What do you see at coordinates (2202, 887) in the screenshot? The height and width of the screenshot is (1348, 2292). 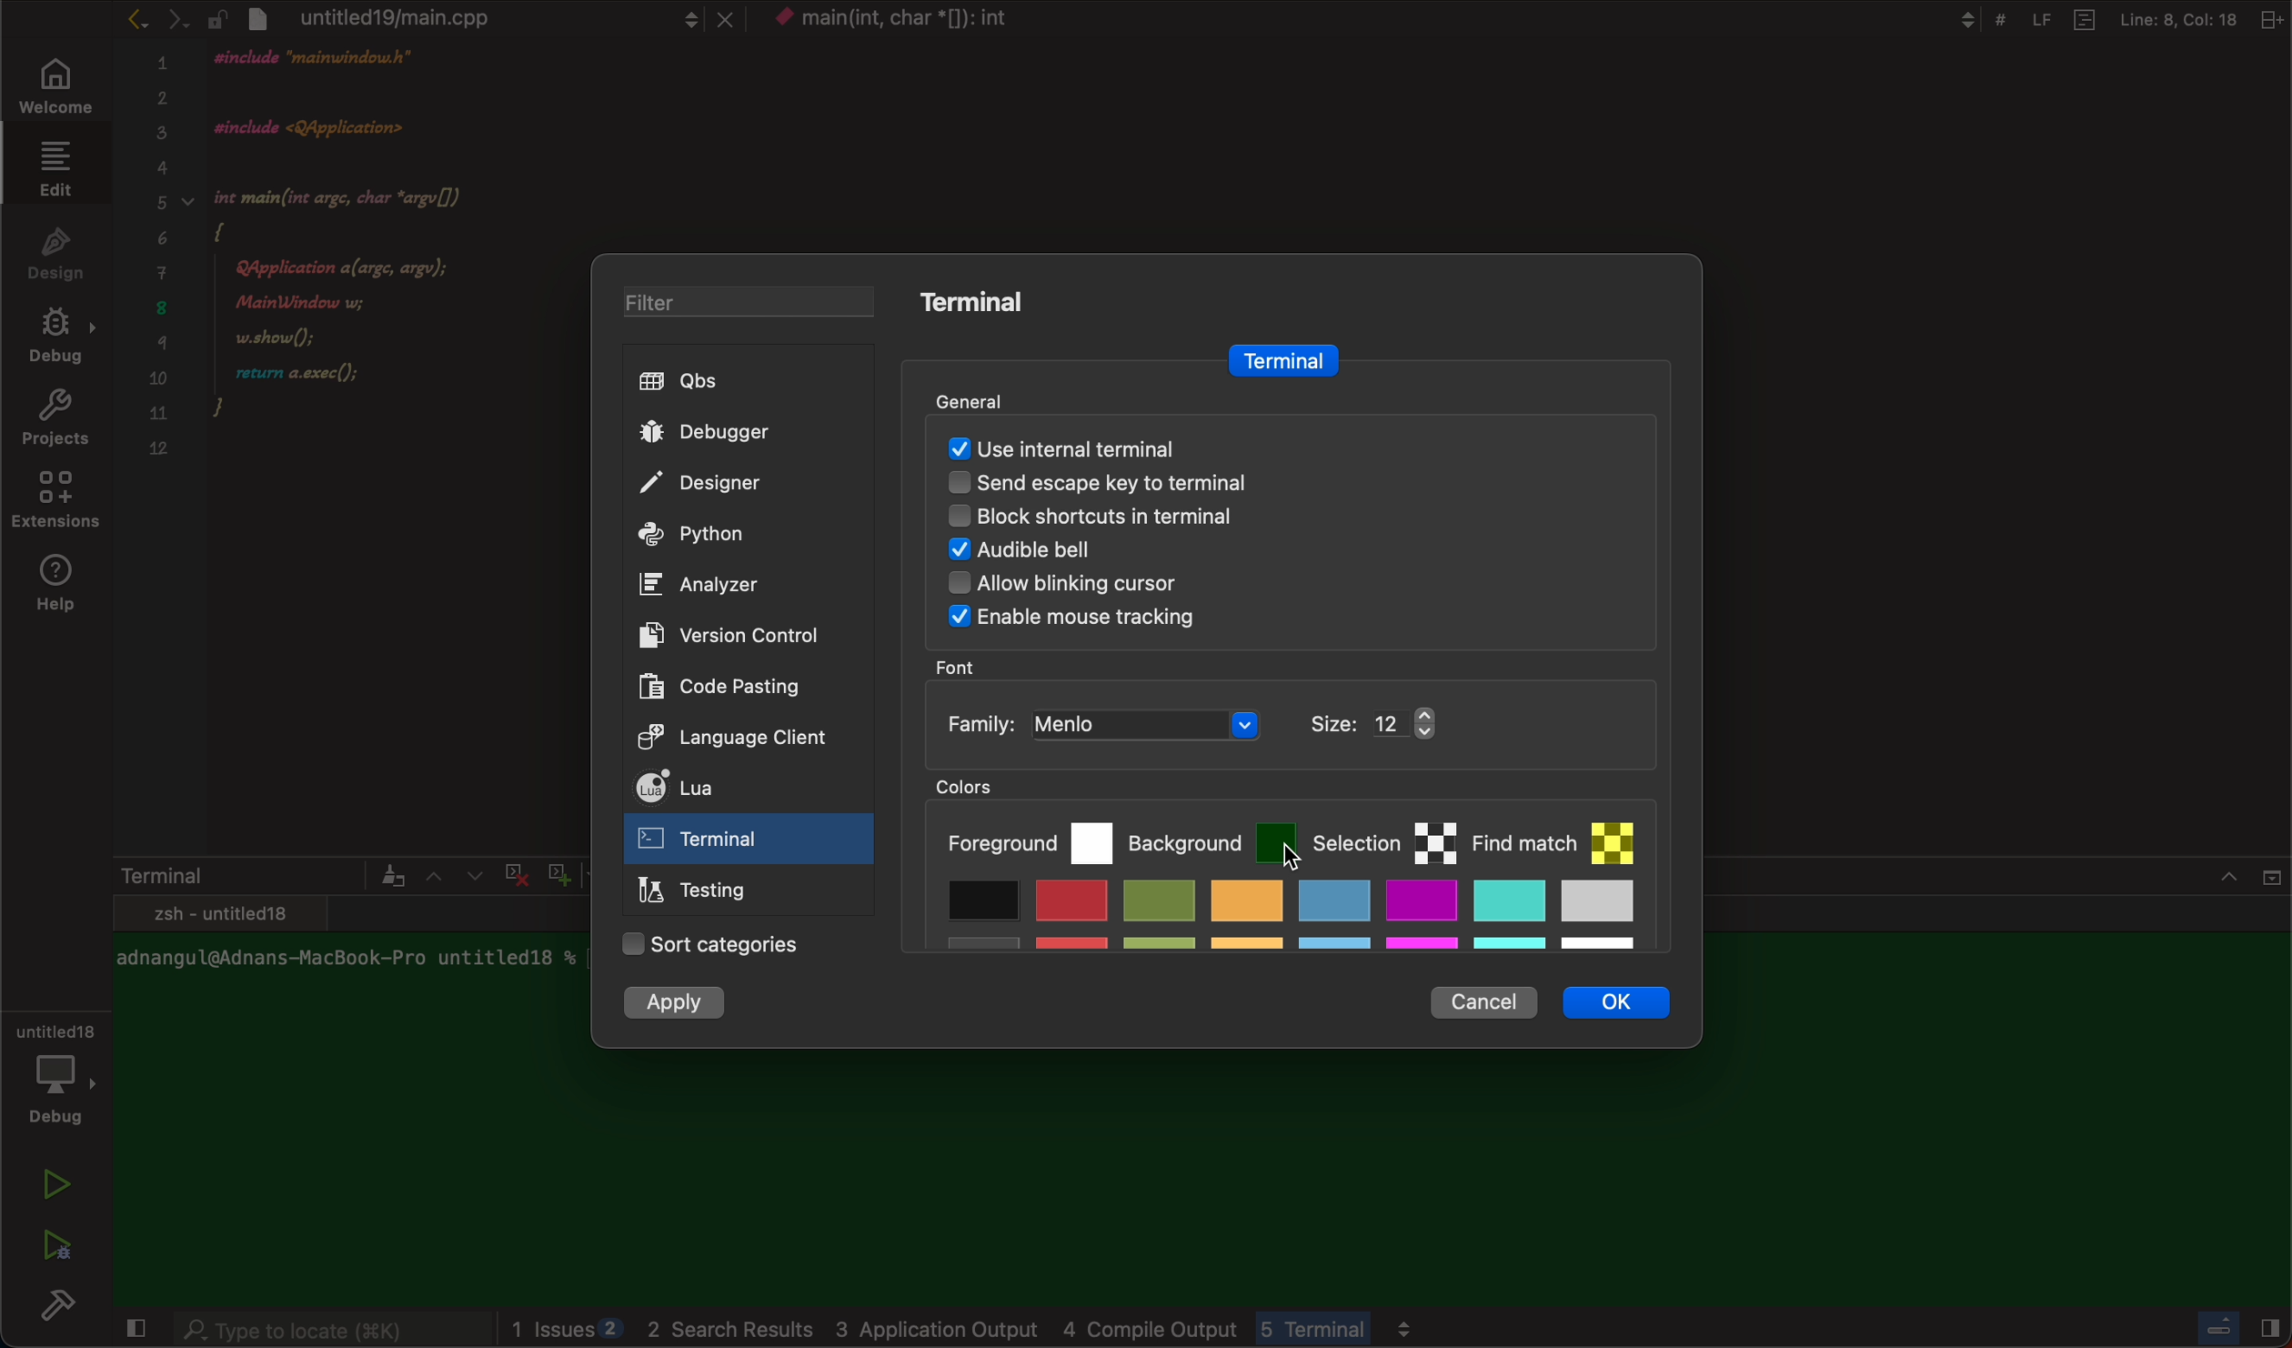 I see `close bar` at bounding box center [2202, 887].